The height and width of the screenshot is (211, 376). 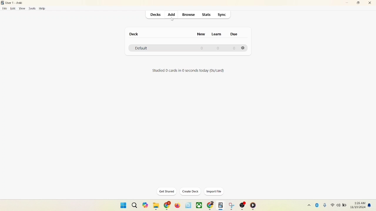 I want to click on create deck, so click(x=189, y=192).